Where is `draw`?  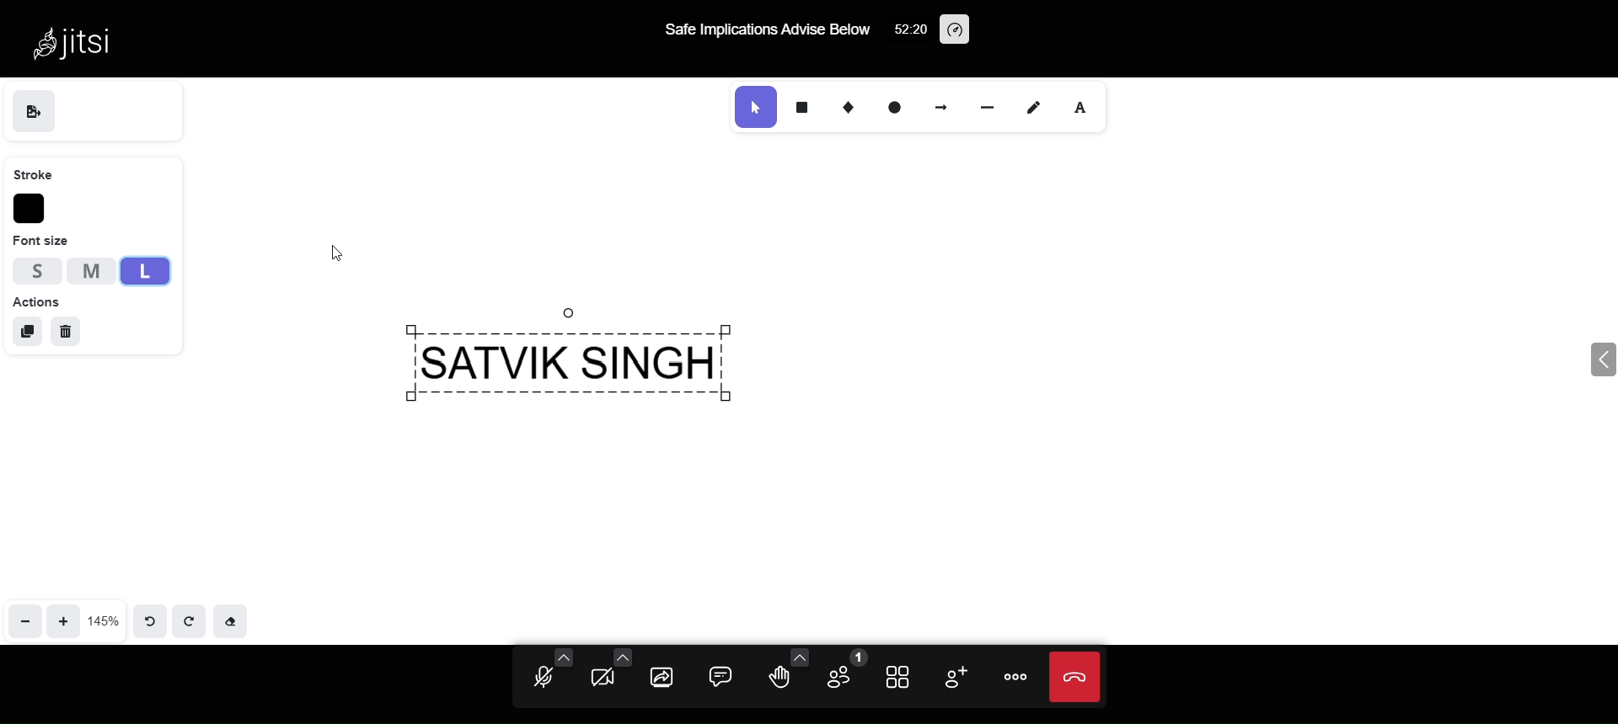 draw is located at coordinates (1037, 107).